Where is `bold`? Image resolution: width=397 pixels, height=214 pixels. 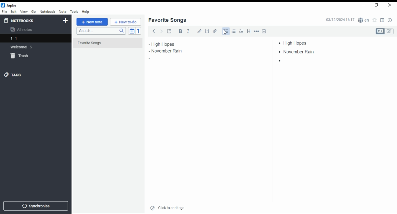 bold is located at coordinates (180, 31).